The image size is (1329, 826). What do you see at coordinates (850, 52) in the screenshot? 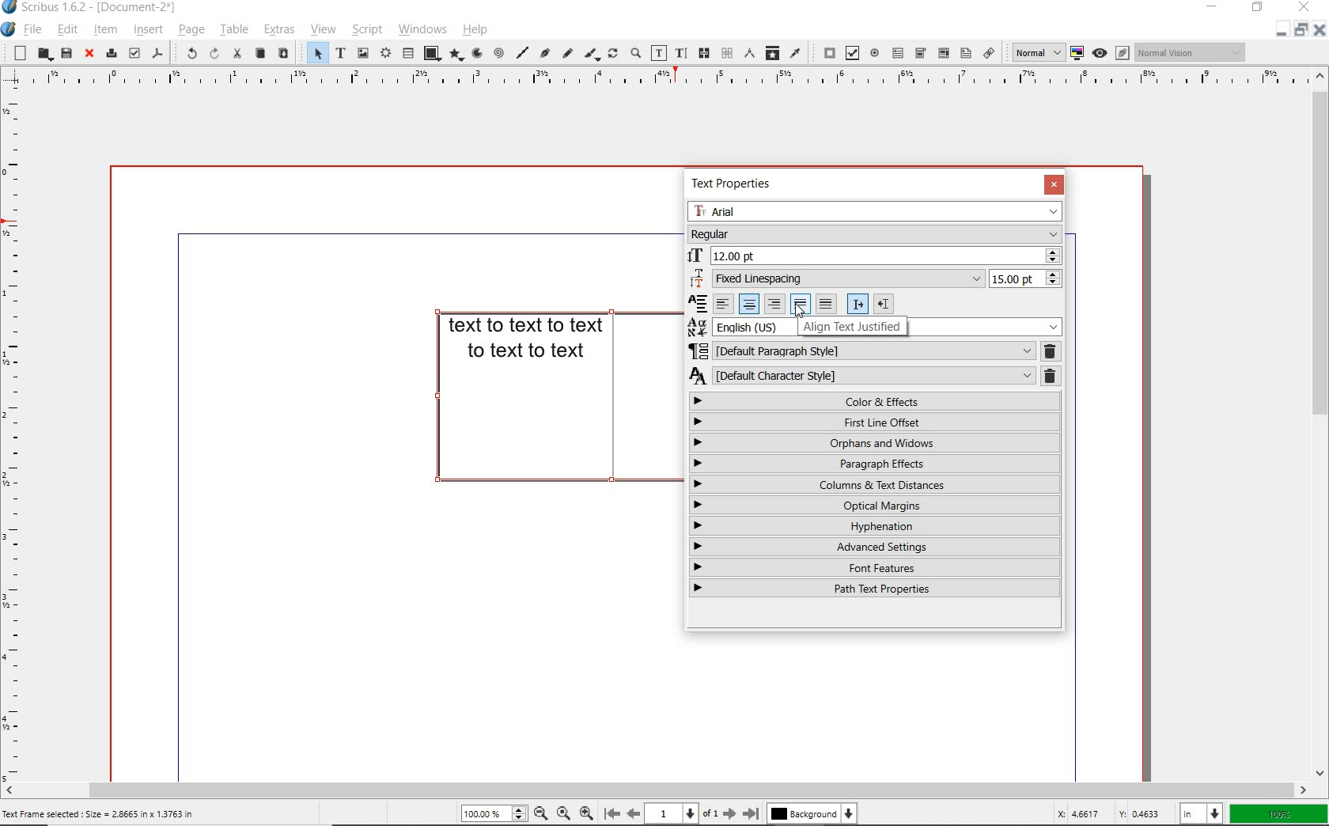
I see `pdf check box` at bounding box center [850, 52].